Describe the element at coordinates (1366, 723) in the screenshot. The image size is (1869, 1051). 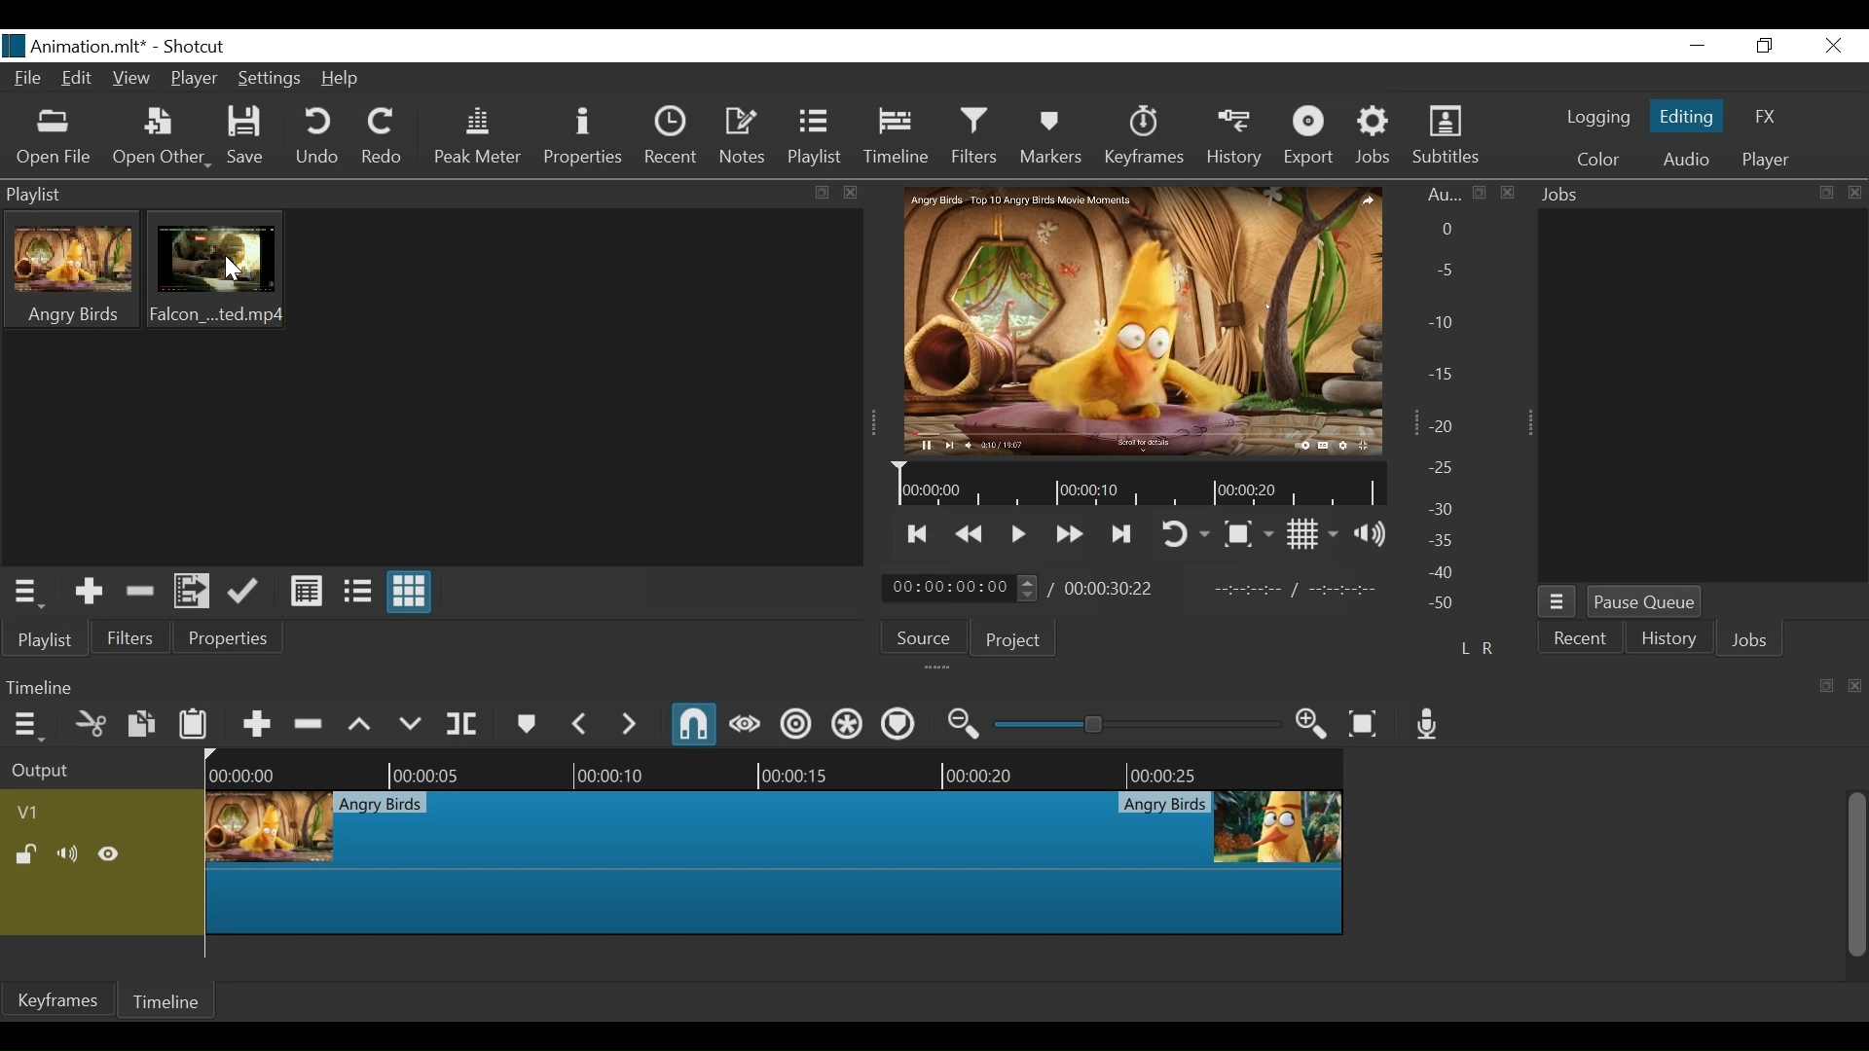
I see `Zoom timeline to fit` at that location.